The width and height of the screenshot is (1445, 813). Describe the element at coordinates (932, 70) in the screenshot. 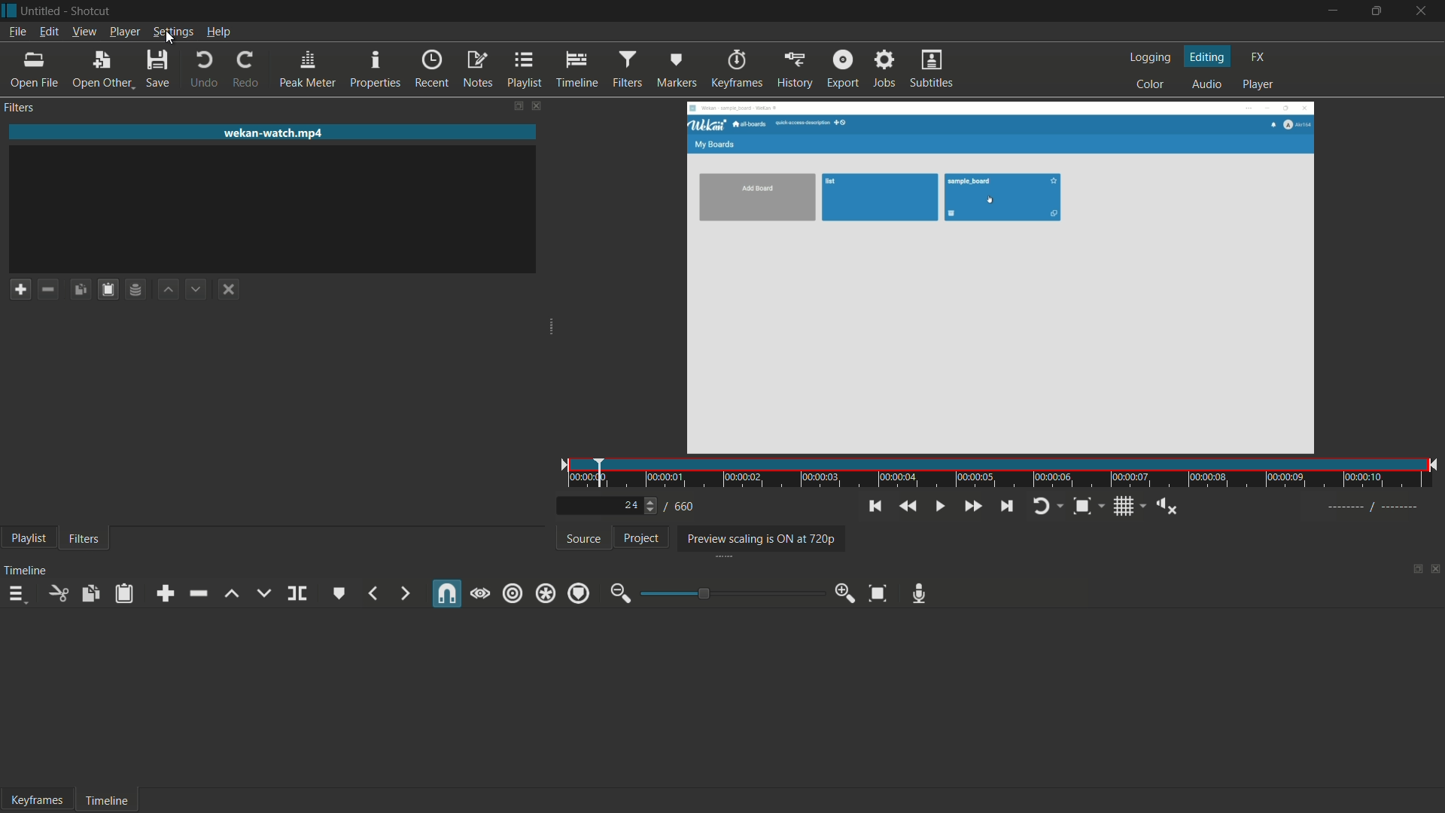

I see `subtitles` at that location.